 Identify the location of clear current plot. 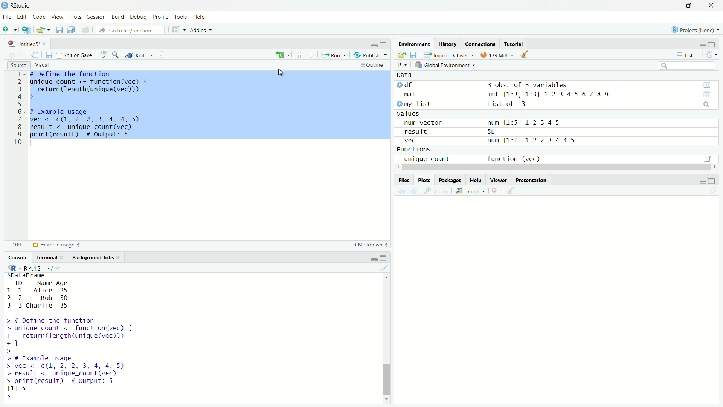
(496, 191).